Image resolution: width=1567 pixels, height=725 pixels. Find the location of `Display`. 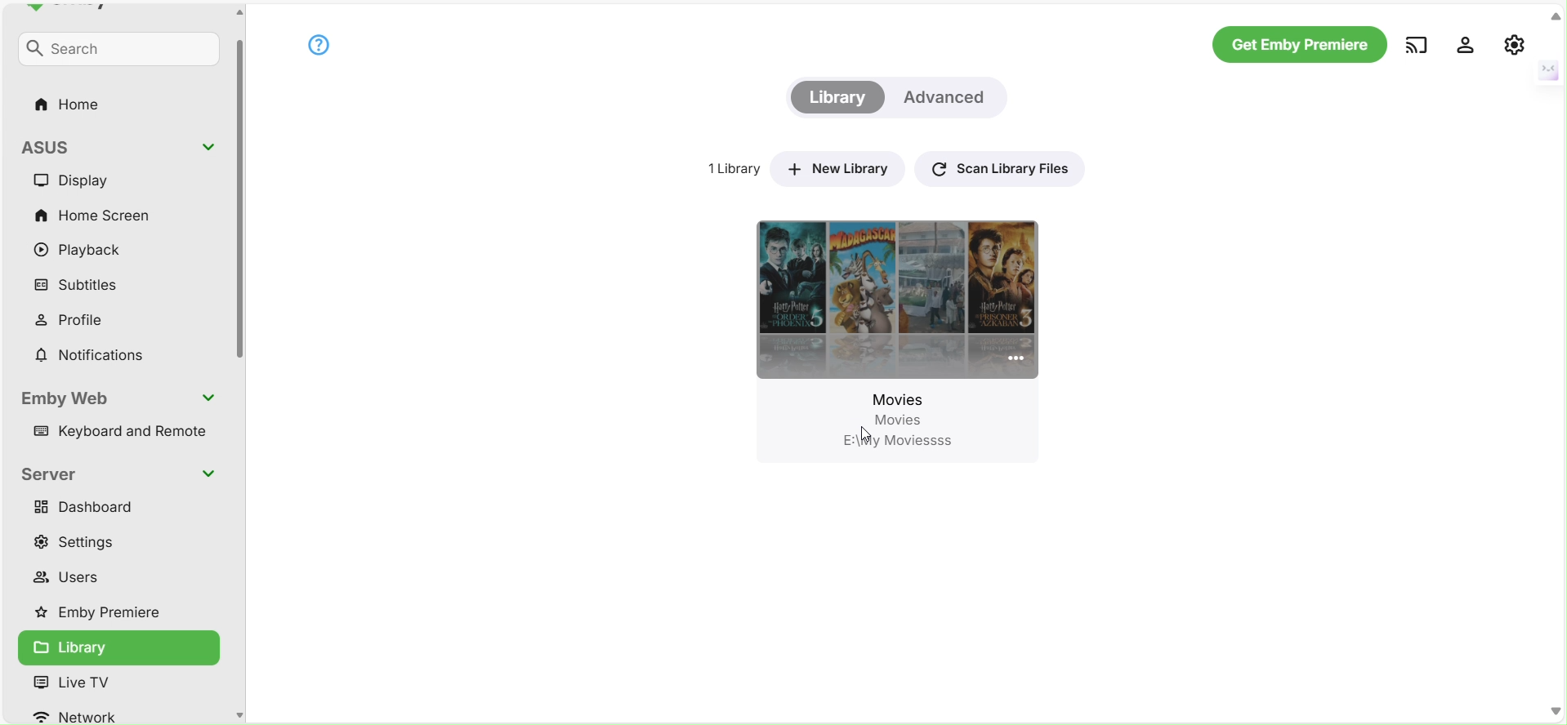

Display is located at coordinates (90, 183).